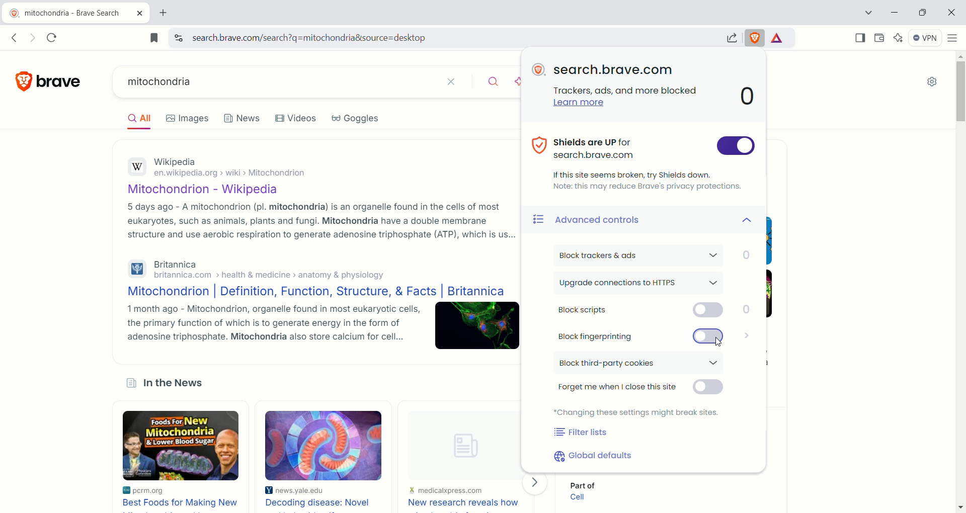 This screenshot has width=966, height=513. Describe the element at coordinates (463, 503) in the screenshot. I see `new research reveals how` at that location.